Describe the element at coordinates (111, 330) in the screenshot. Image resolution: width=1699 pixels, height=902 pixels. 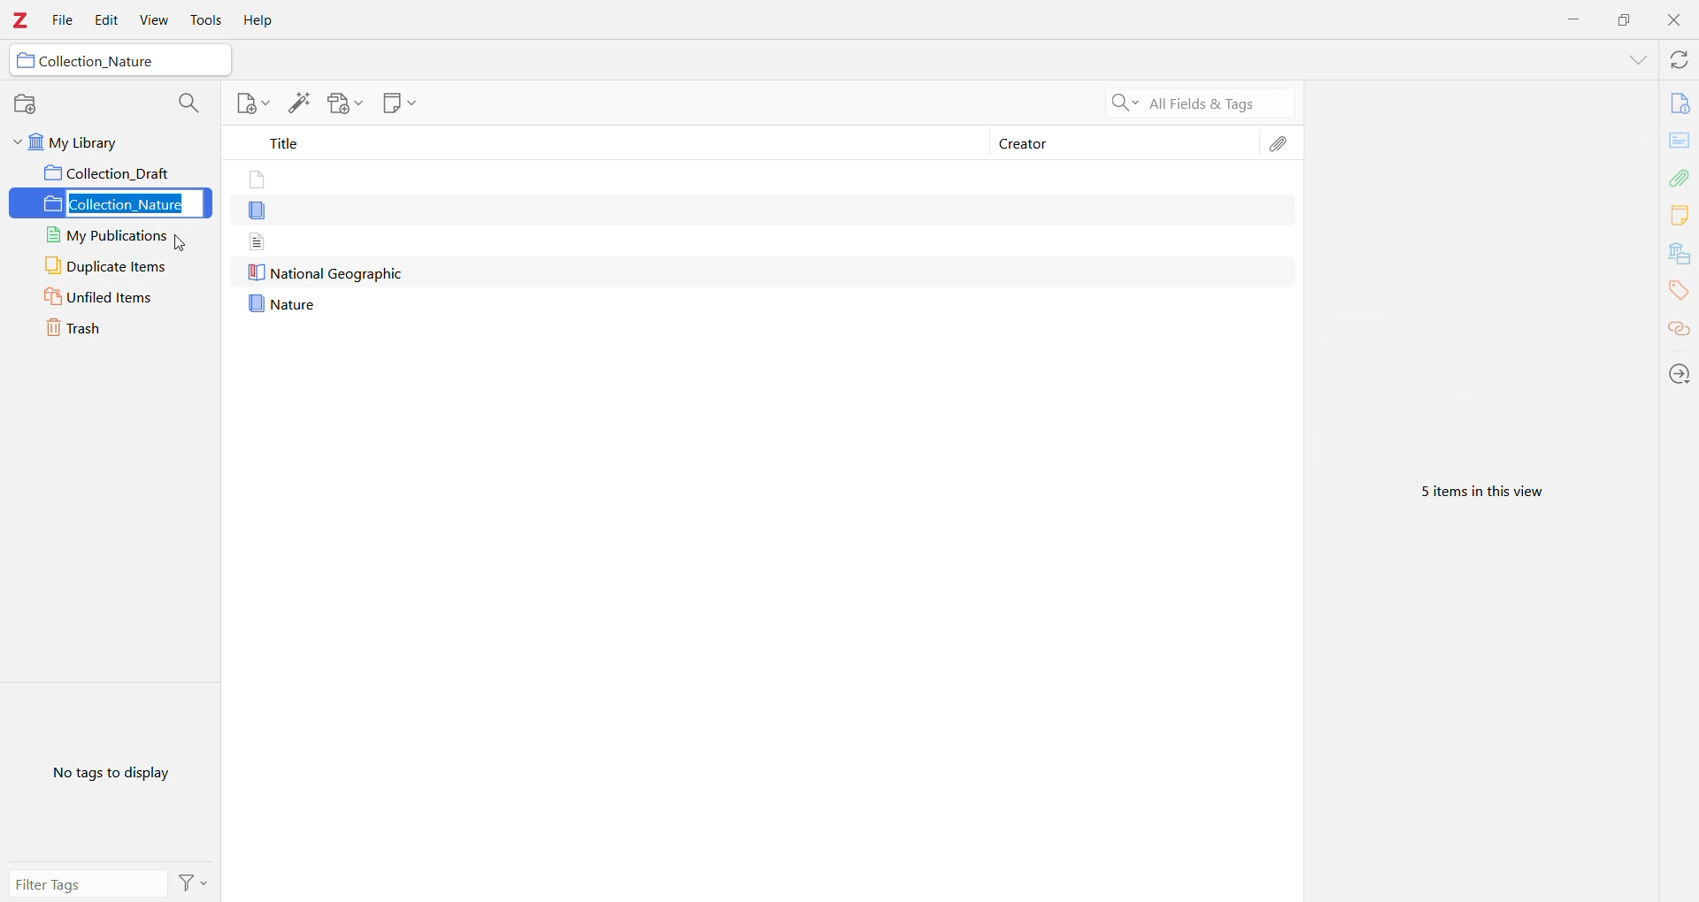
I see `Trash` at that location.